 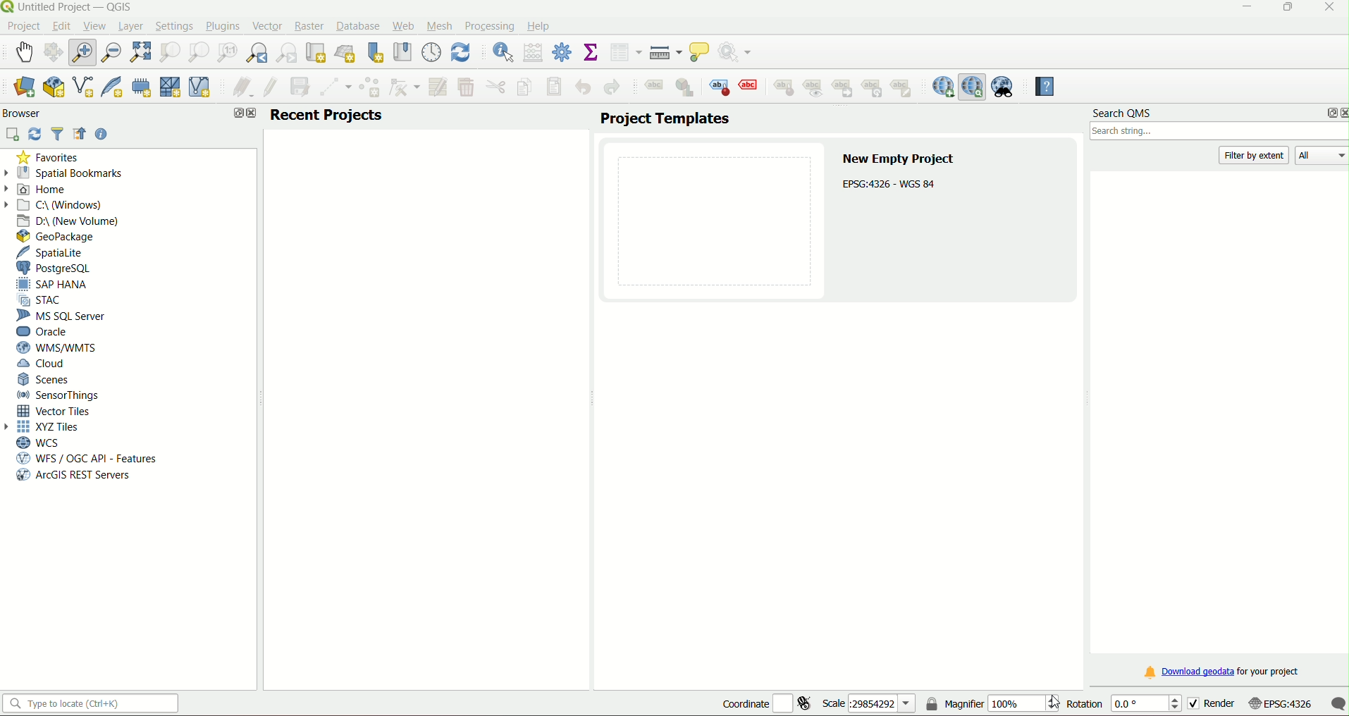 What do you see at coordinates (1219, 672) in the screenshot?
I see `download link` at bounding box center [1219, 672].